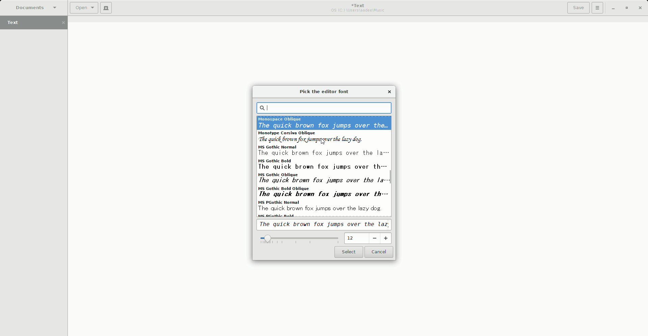 This screenshot has height=336, width=648. I want to click on 12, so click(369, 238).